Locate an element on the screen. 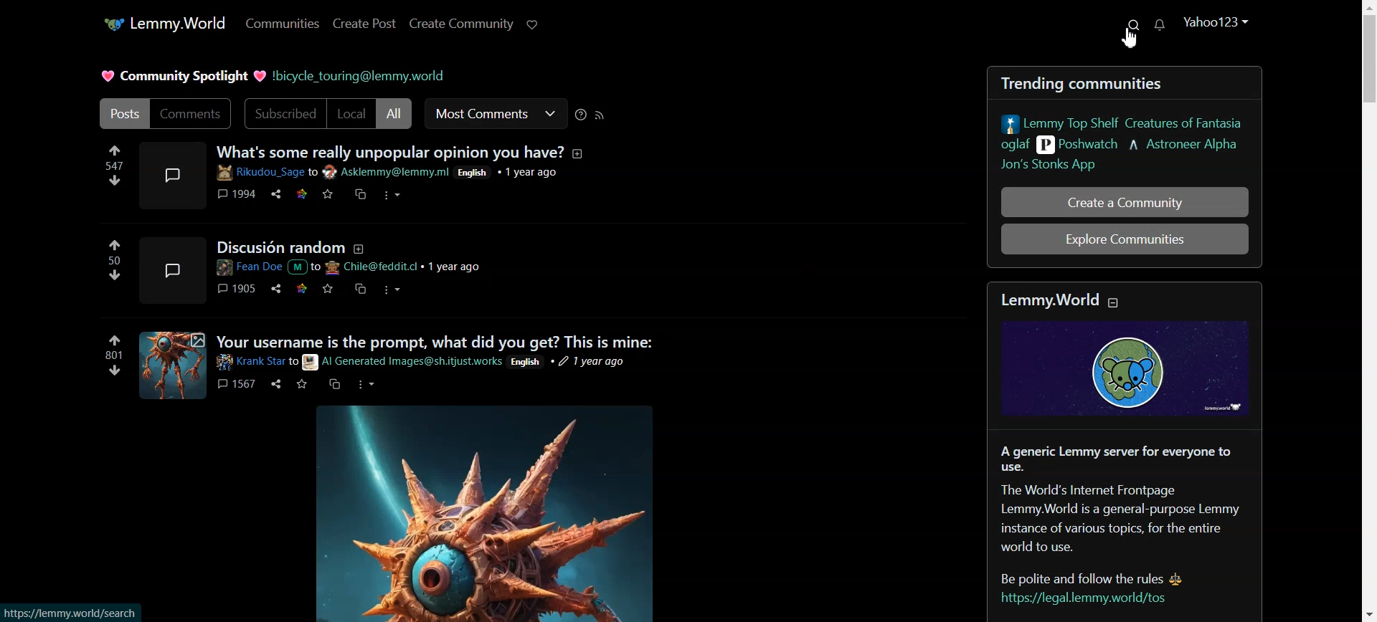 This screenshot has height=622, width=1377. copy is located at coordinates (359, 195).